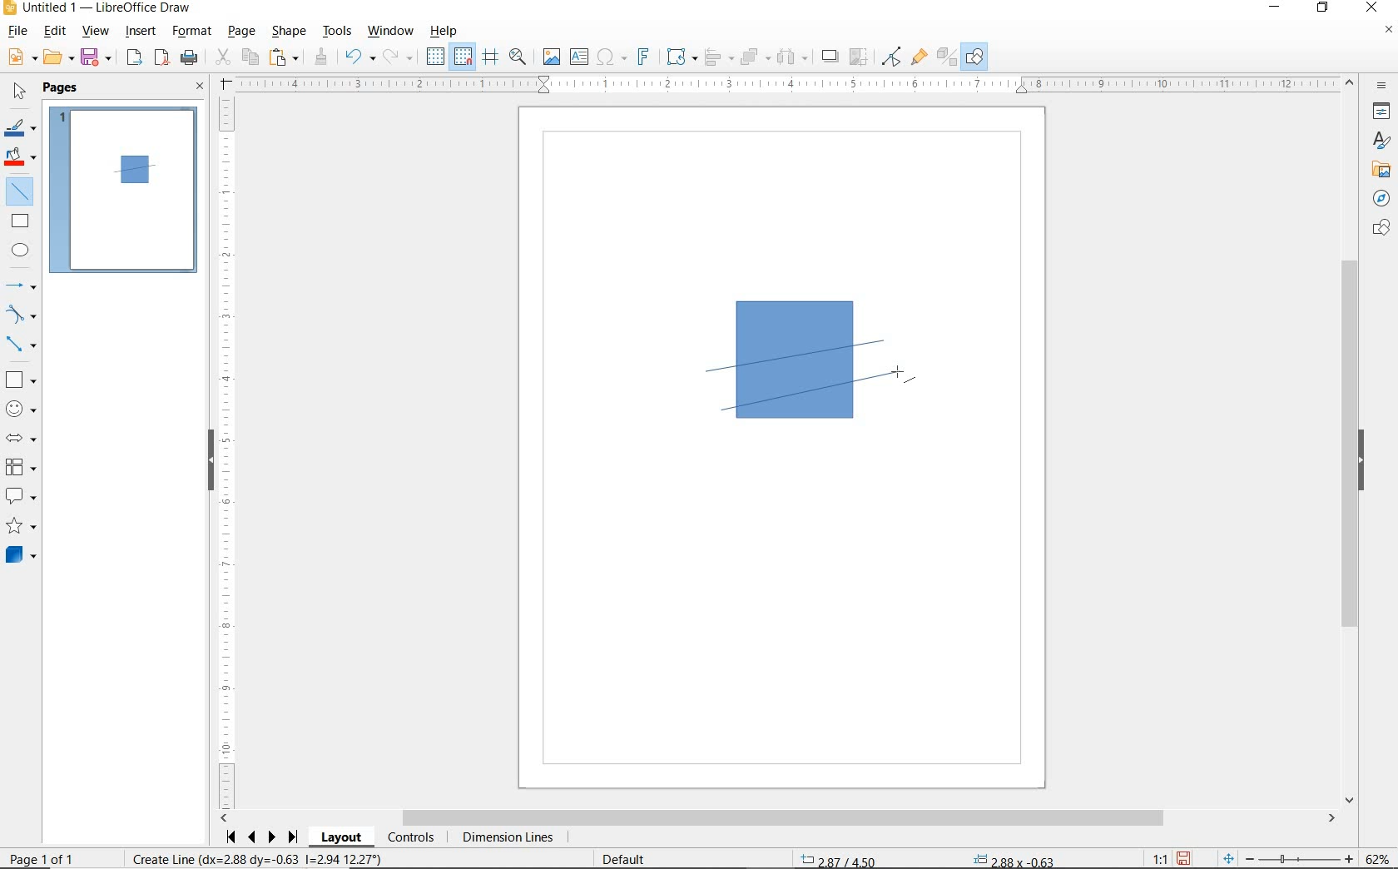 The width and height of the screenshot is (1398, 869). I want to click on WINDOW, so click(391, 32).